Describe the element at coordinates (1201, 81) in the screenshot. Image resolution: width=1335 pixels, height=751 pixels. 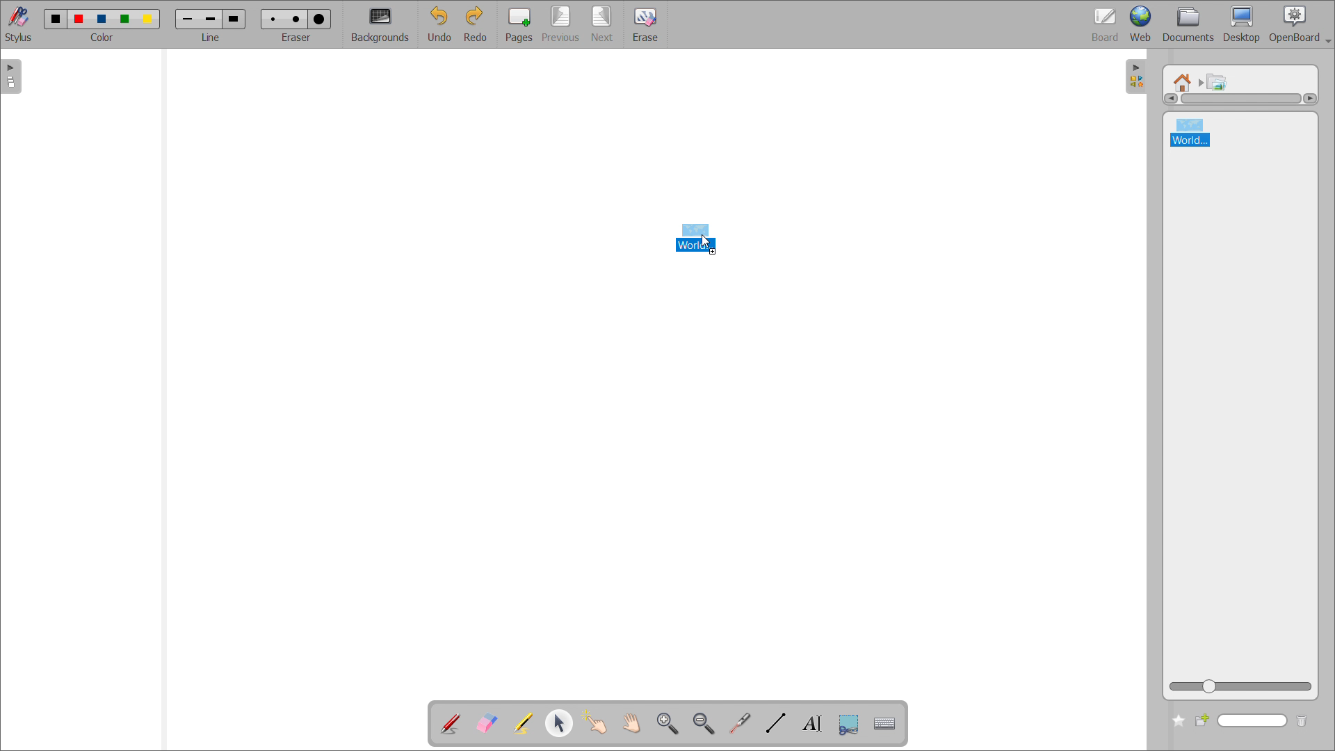
I see `navigated to another folder` at that location.